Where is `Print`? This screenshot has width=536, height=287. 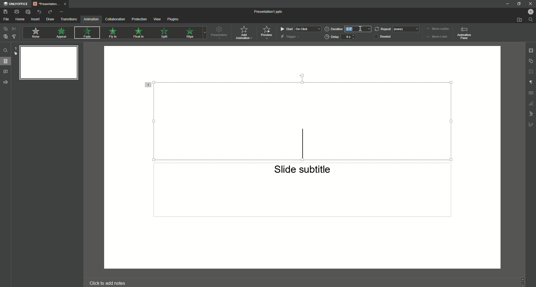 Print is located at coordinates (17, 11).